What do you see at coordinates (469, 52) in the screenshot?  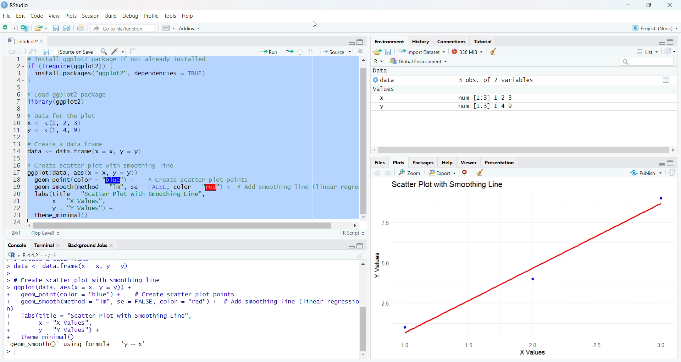 I see `337 mb` at bounding box center [469, 52].